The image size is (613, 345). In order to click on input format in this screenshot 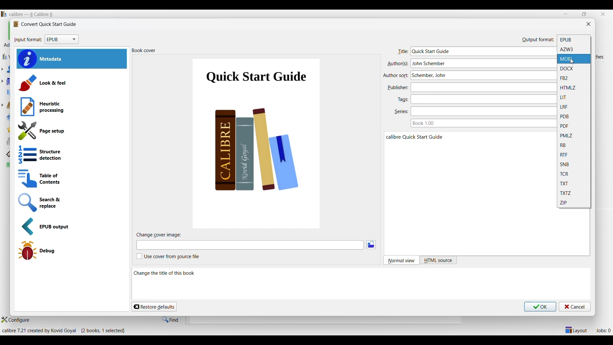, I will do `click(28, 41)`.